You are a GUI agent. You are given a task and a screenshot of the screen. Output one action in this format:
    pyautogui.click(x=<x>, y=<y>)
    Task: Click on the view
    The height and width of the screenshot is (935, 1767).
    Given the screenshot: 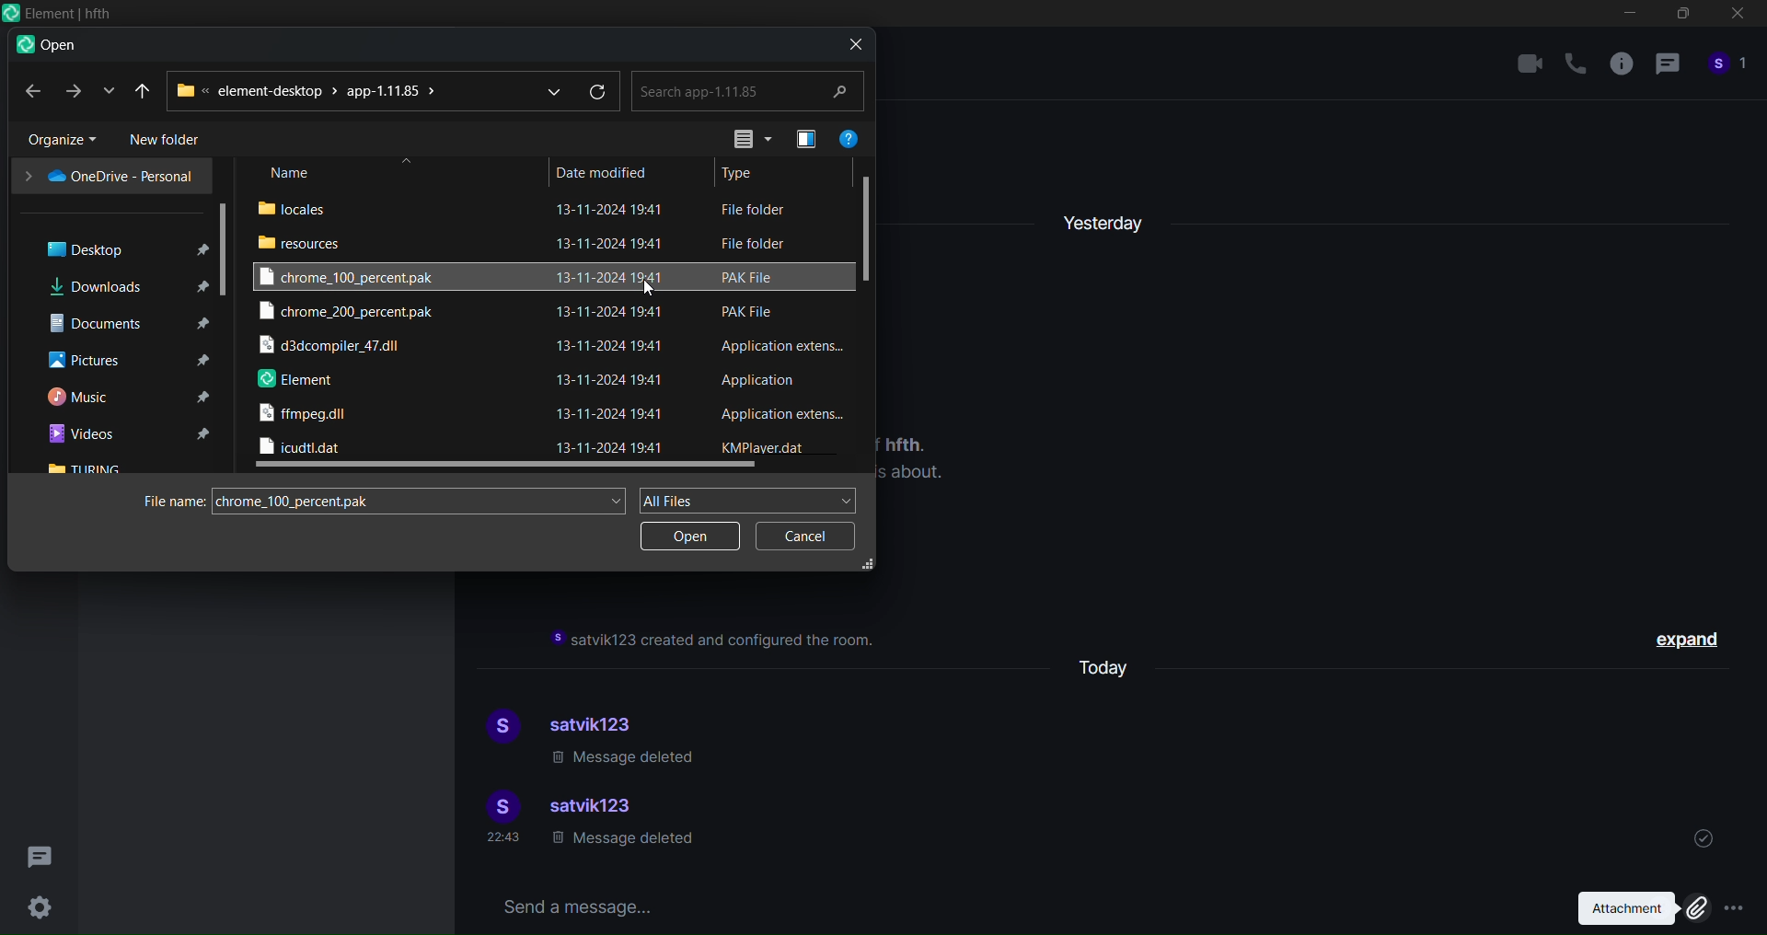 What is the action you would take?
    pyautogui.click(x=744, y=138)
    